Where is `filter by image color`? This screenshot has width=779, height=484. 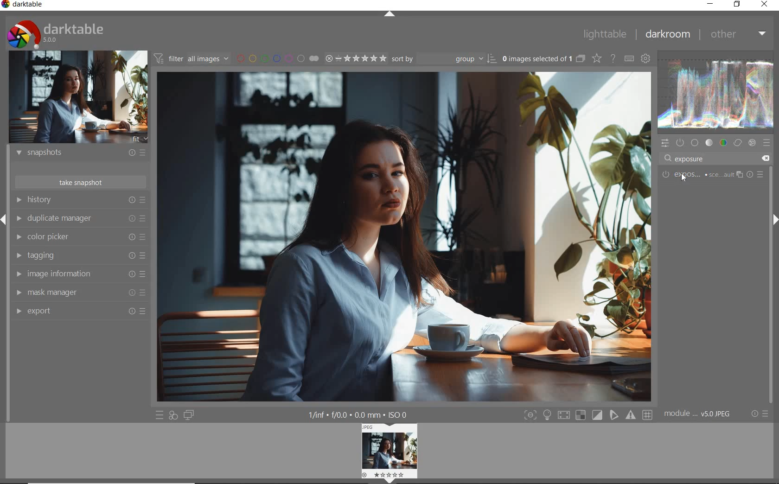
filter by image color is located at coordinates (278, 58).